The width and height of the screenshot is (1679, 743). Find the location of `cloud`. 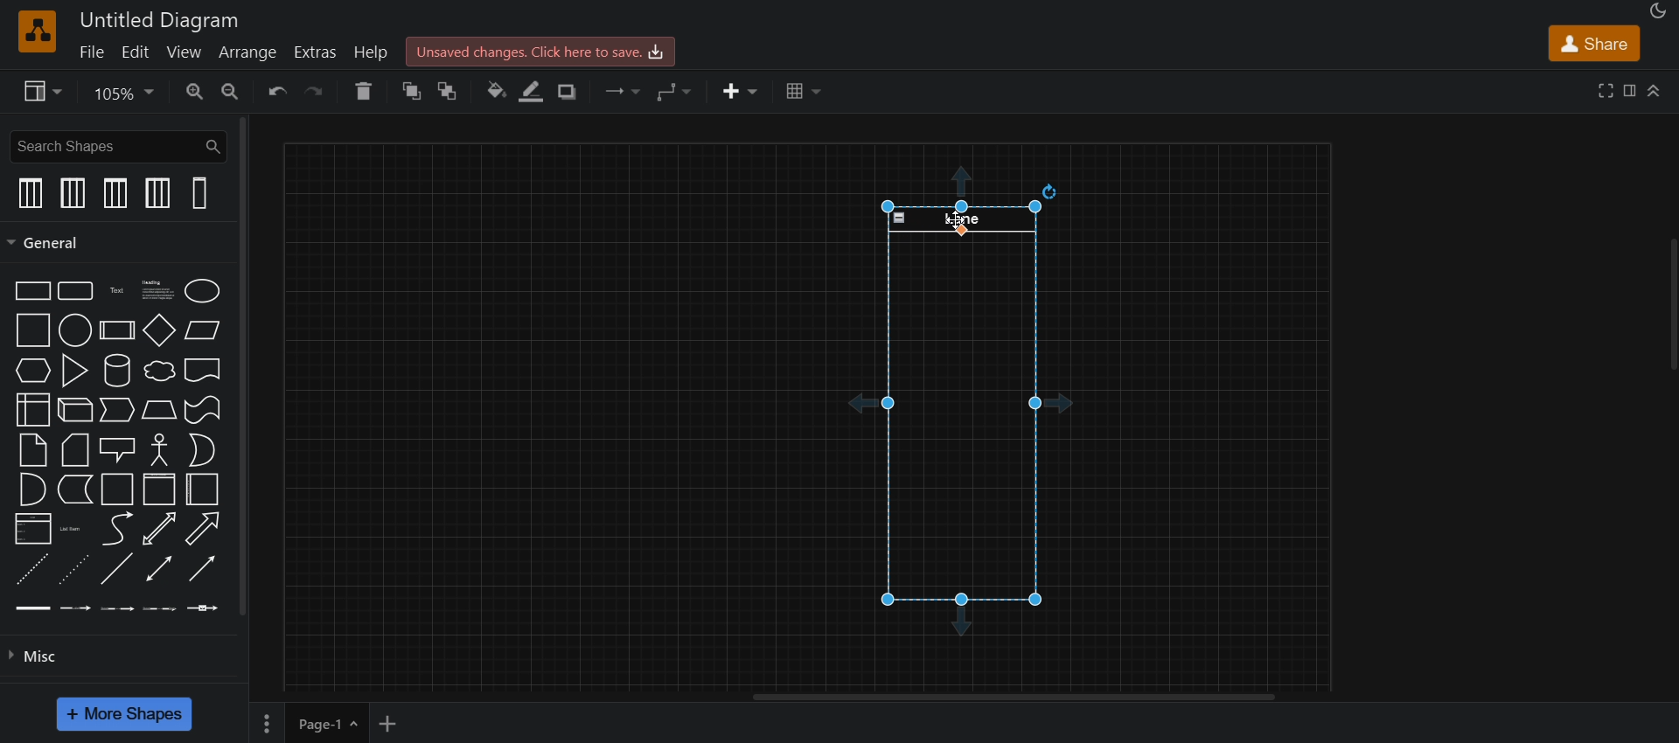

cloud is located at coordinates (157, 371).